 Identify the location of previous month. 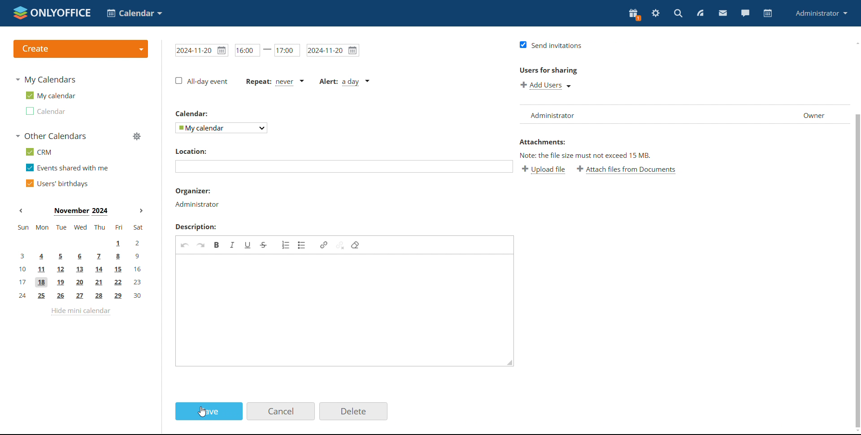
(23, 211).